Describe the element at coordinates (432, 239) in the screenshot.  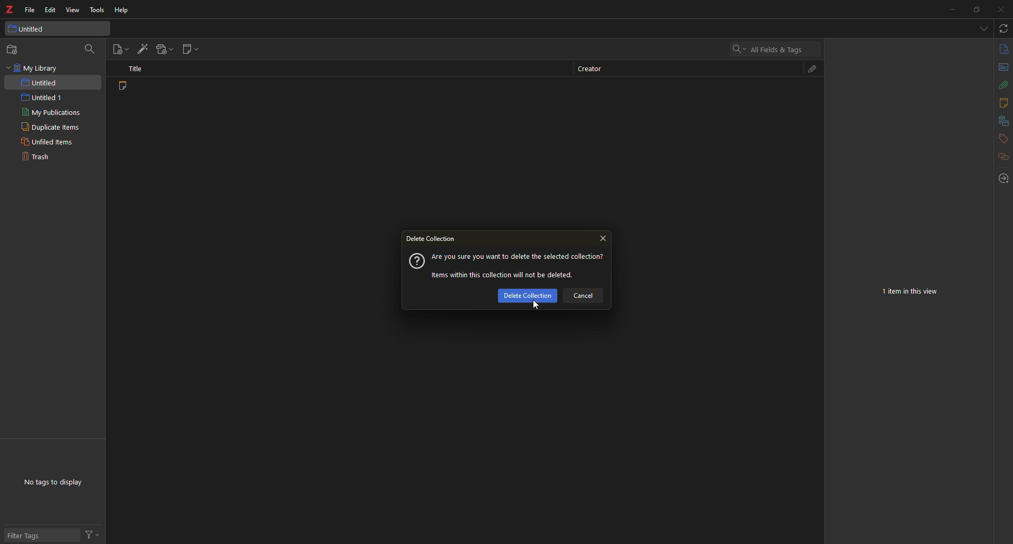
I see `delete collection` at that location.